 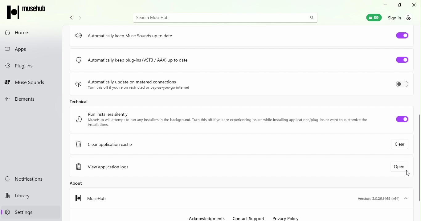 What do you see at coordinates (137, 62) in the screenshot?
I see `Automatically keep plug-ins (VST3/AAX) up to date` at bounding box center [137, 62].